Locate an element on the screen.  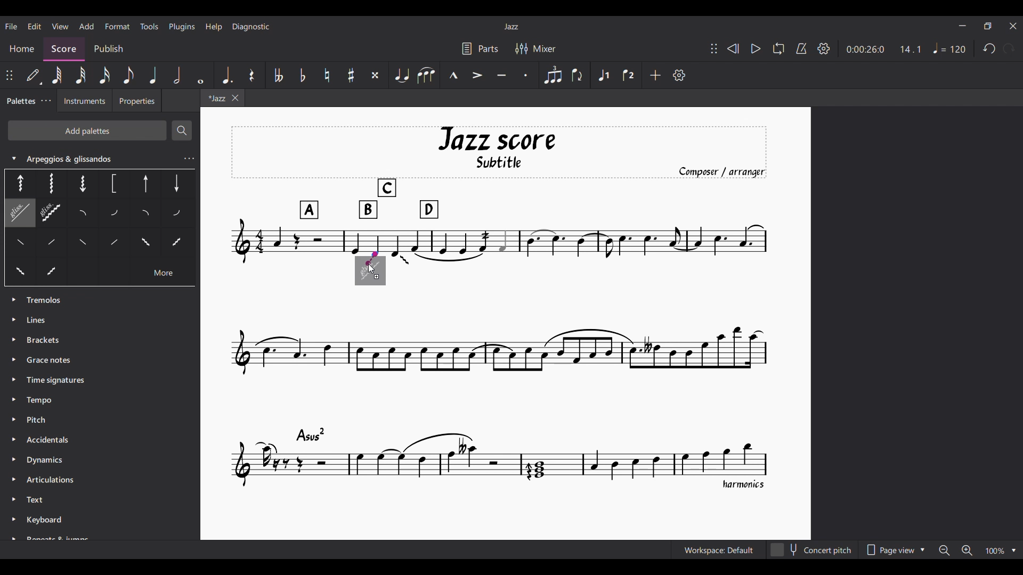
Rest is located at coordinates (252, 75).